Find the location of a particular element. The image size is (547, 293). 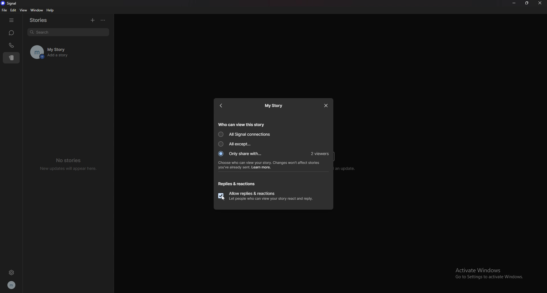

signal is located at coordinates (9, 3).